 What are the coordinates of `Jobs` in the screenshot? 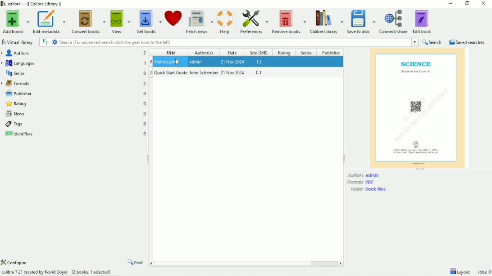 It's located at (484, 272).